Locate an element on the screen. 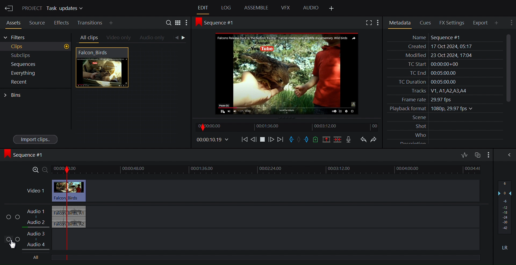 The width and height of the screenshot is (516, 265). Show settings menu is located at coordinates (186, 23).